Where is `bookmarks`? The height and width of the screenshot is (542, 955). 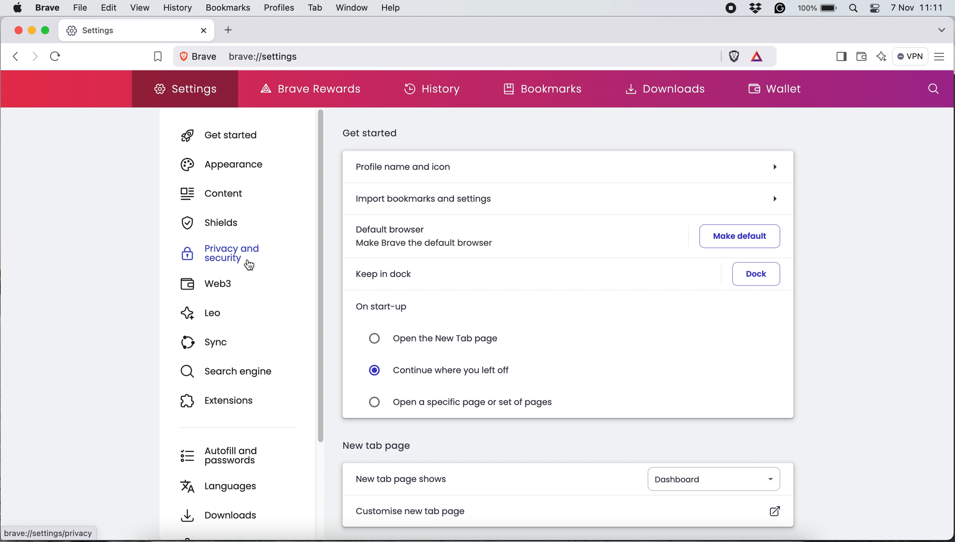
bookmarks is located at coordinates (227, 7).